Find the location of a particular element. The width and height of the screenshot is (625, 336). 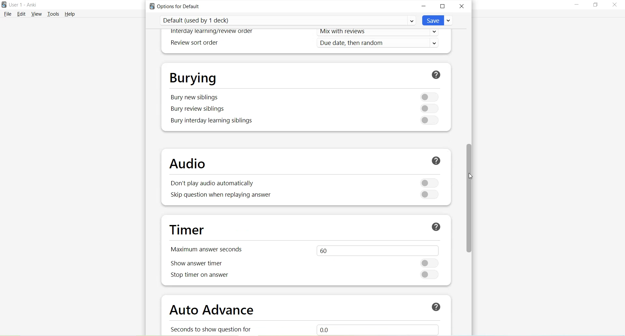

Skip question when replaying answer is located at coordinates (222, 195).